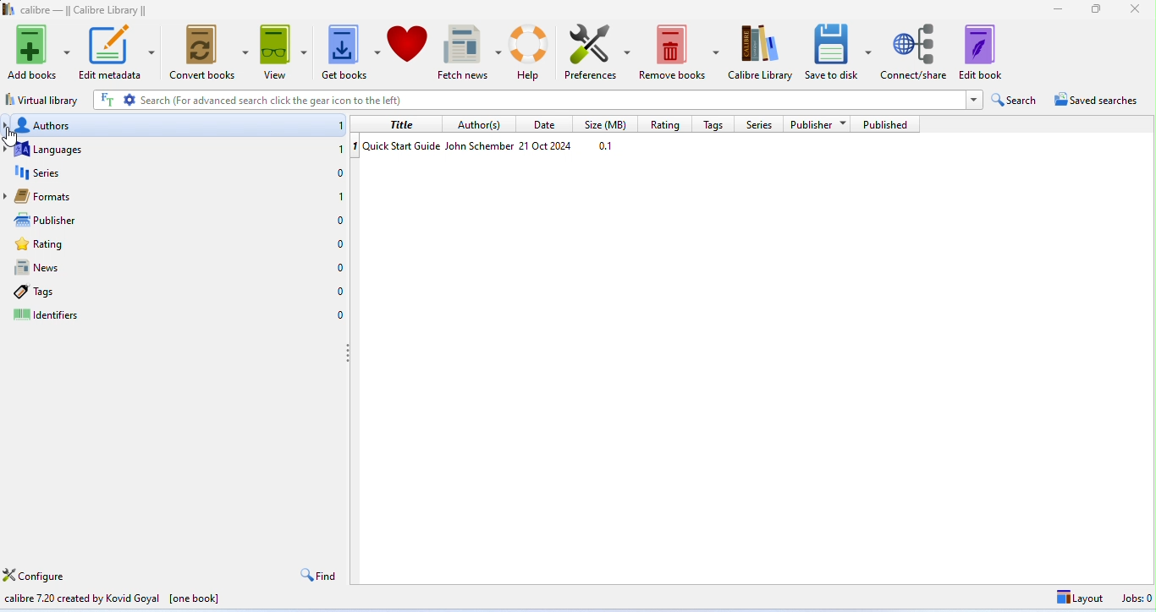 This screenshot has height=612, width=1156. Describe the element at coordinates (1015, 100) in the screenshot. I see `search` at that location.